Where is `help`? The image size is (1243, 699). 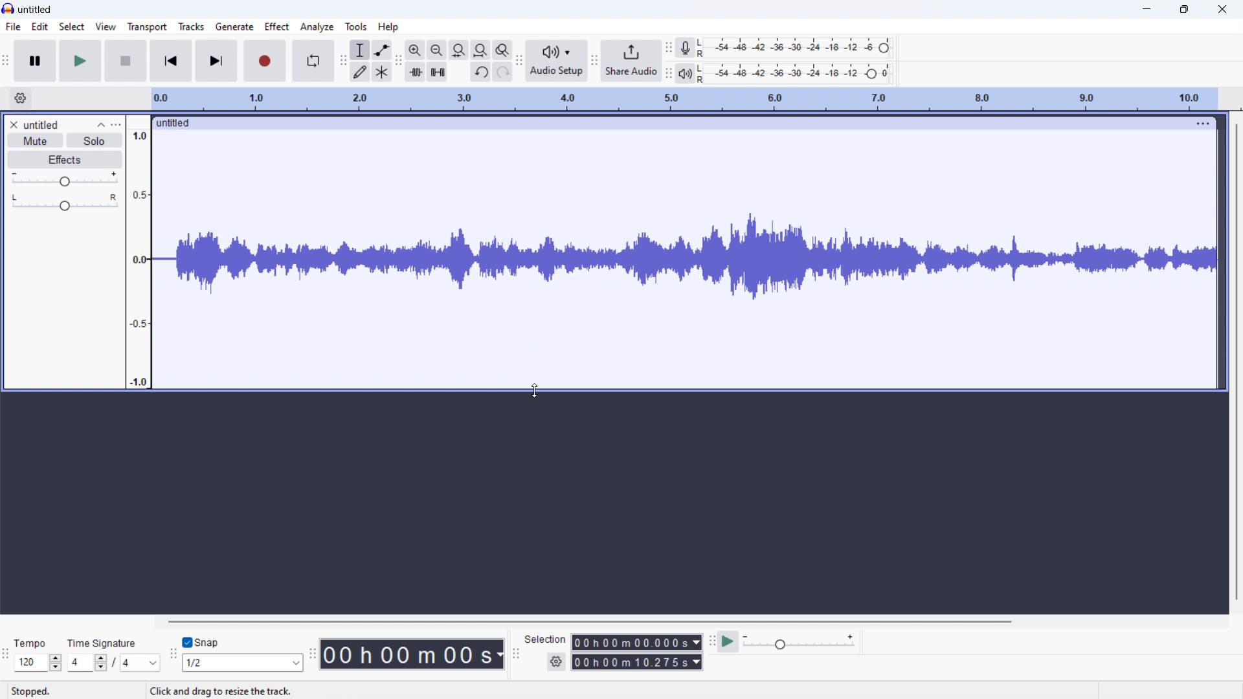
help is located at coordinates (389, 27).